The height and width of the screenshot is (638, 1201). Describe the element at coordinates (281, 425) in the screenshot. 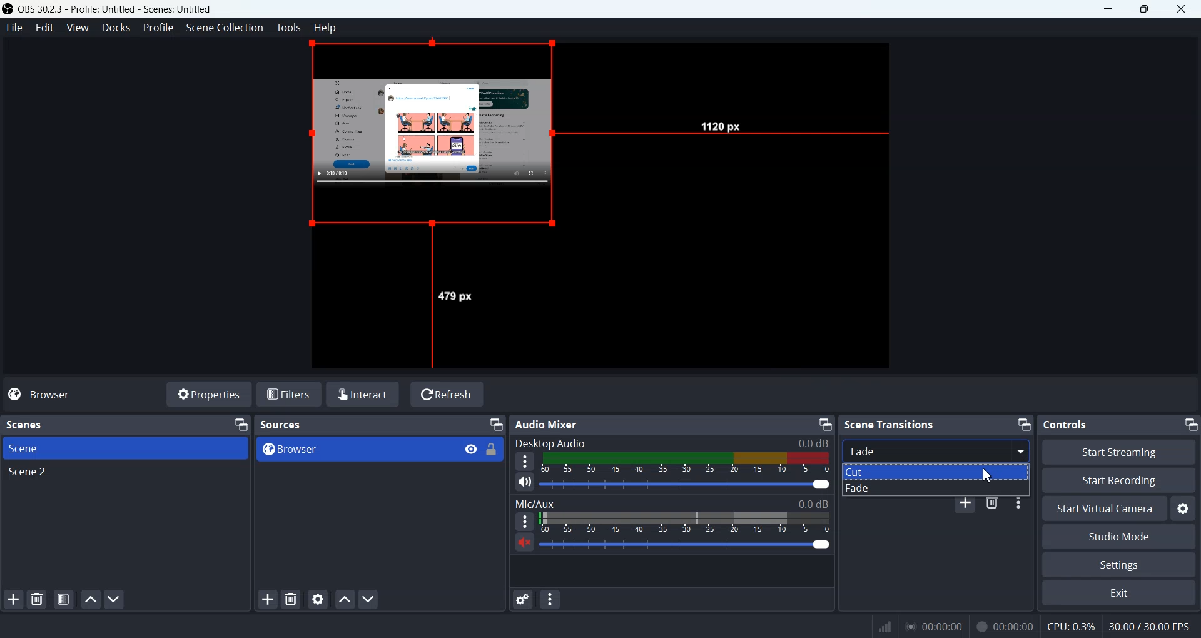

I see `Text` at that location.